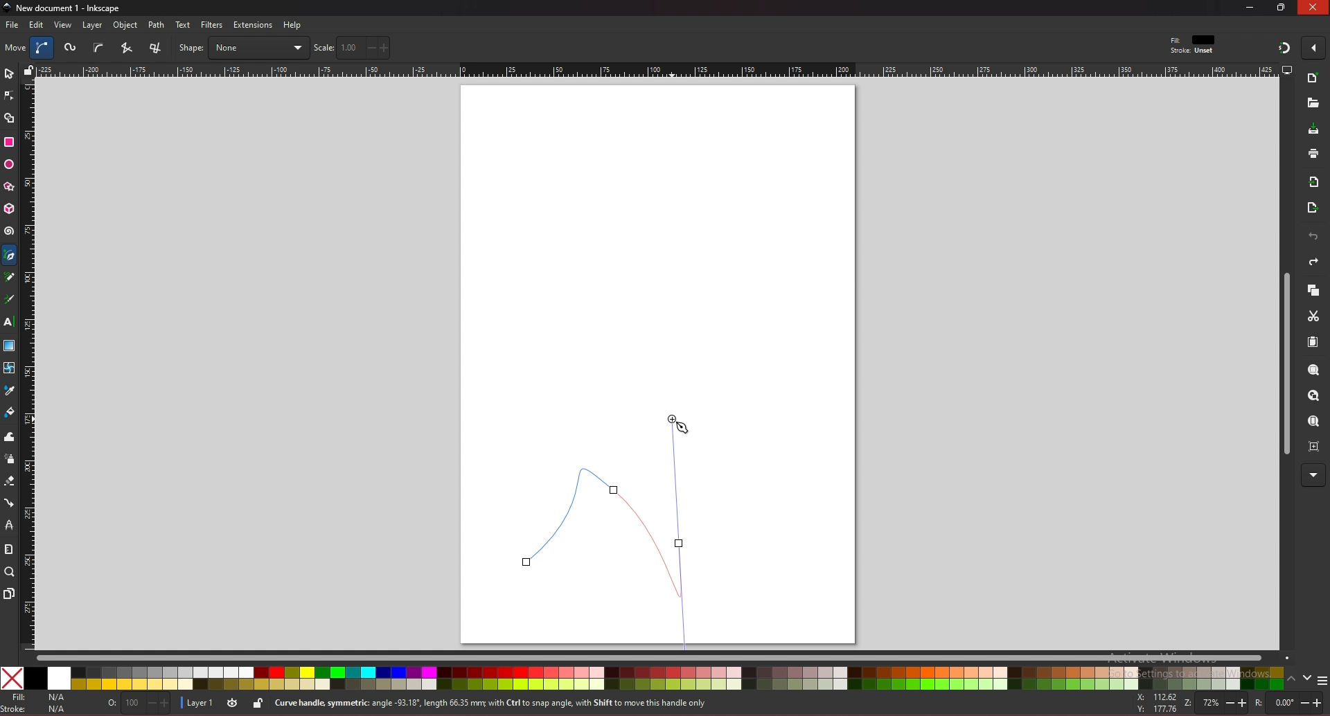 This screenshot has height=716, width=1330. Describe the element at coordinates (243, 48) in the screenshot. I see `shape` at that location.